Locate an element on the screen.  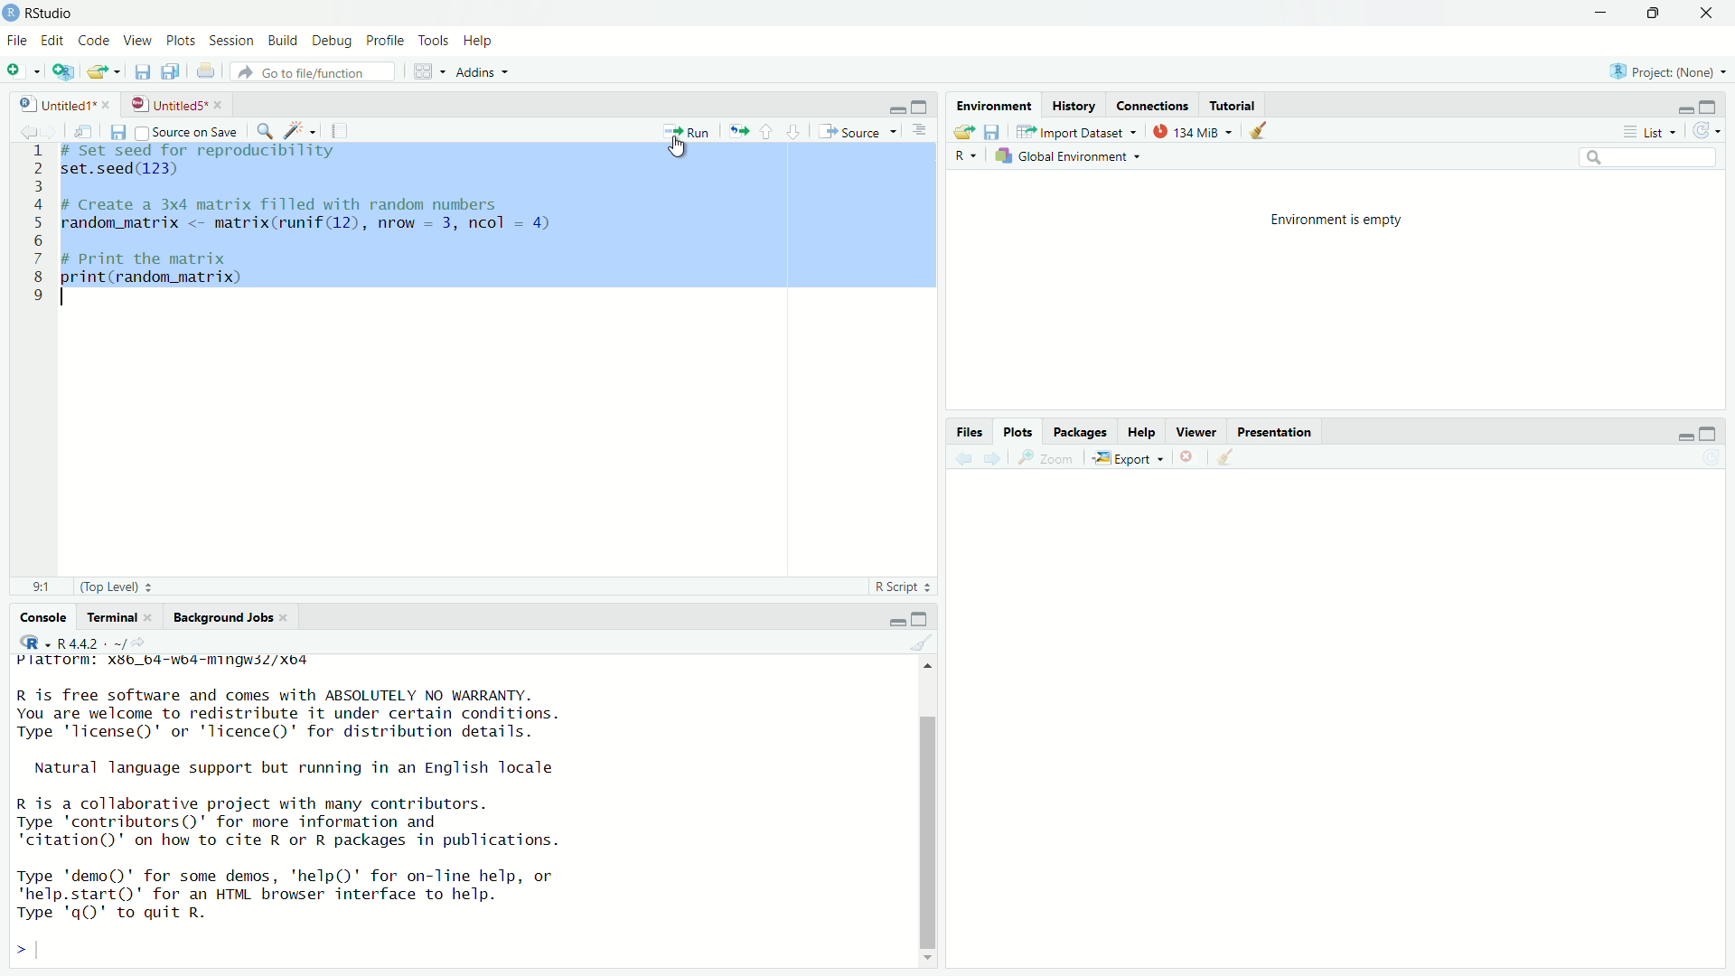
copy is located at coordinates (170, 70).